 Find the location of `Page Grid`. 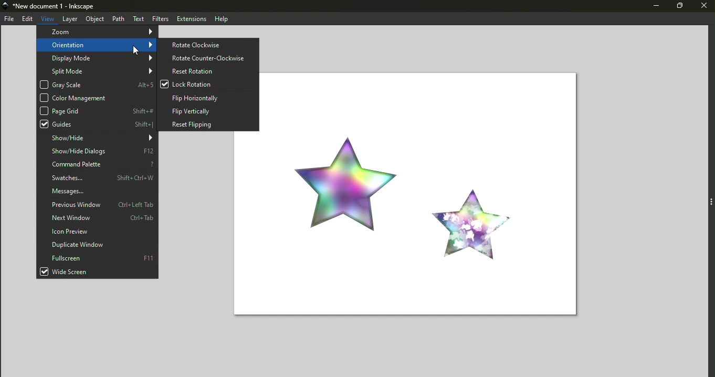

Page Grid is located at coordinates (97, 110).